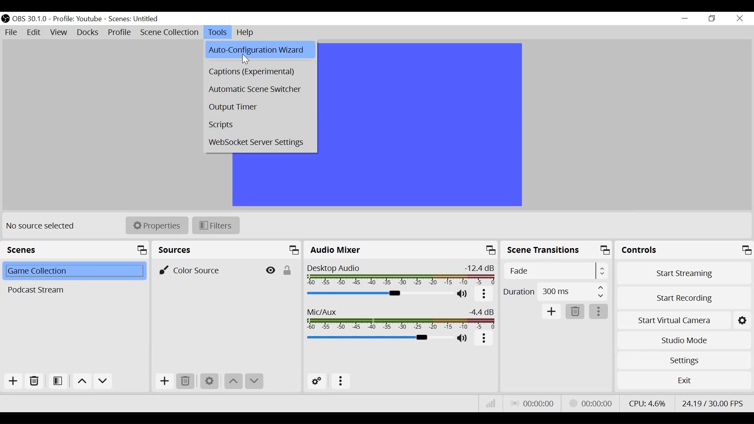 The height and width of the screenshot is (424, 754). Describe the element at coordinates (5, 18) in the screenshot. I see `OBS Desktop icon` at that location.